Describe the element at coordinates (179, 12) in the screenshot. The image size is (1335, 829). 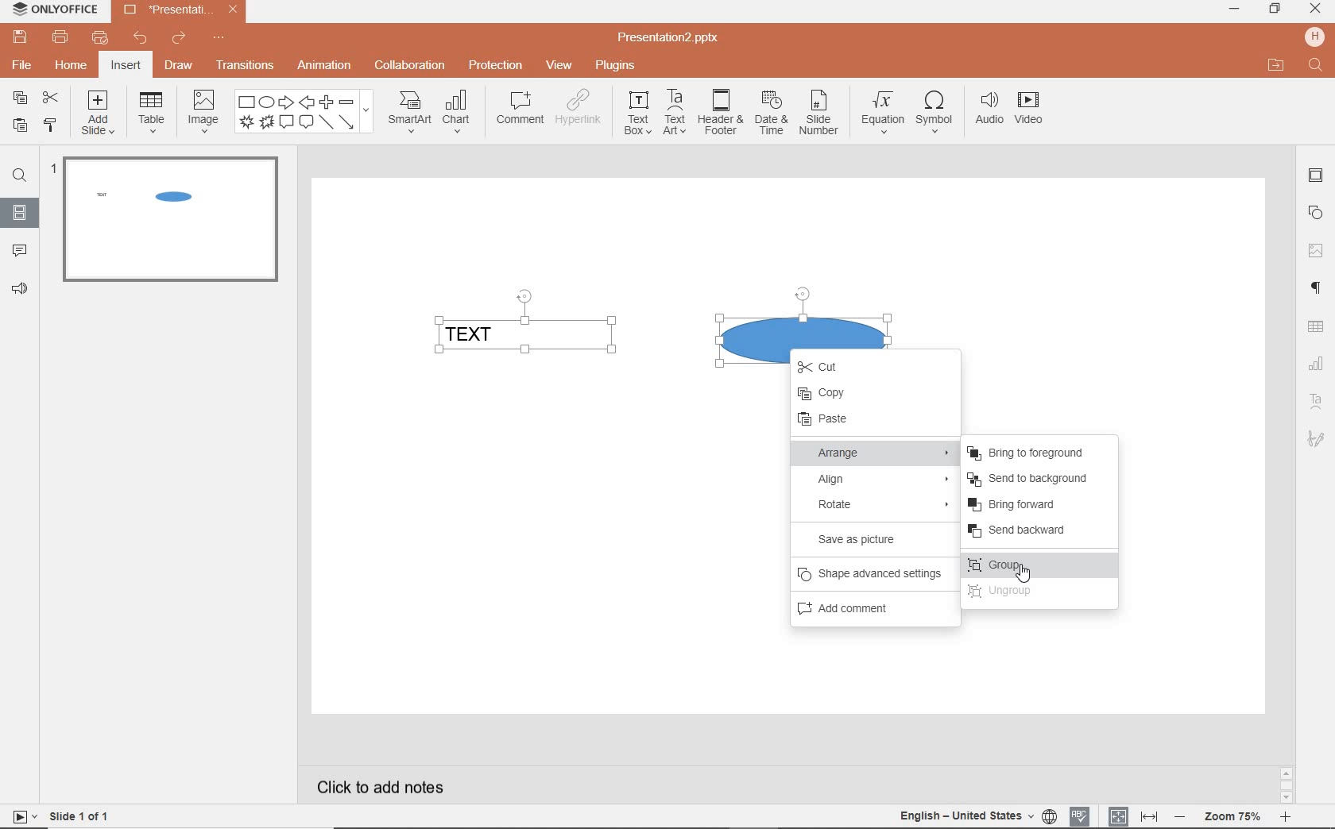
I see `Presentation2.pptx` at that location.